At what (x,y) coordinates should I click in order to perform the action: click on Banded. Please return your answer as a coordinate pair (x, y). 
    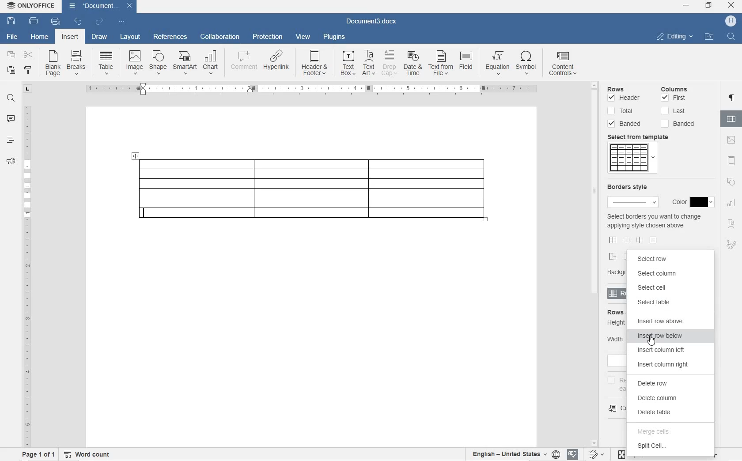
    Looking at the image, I should click on (625, 124).